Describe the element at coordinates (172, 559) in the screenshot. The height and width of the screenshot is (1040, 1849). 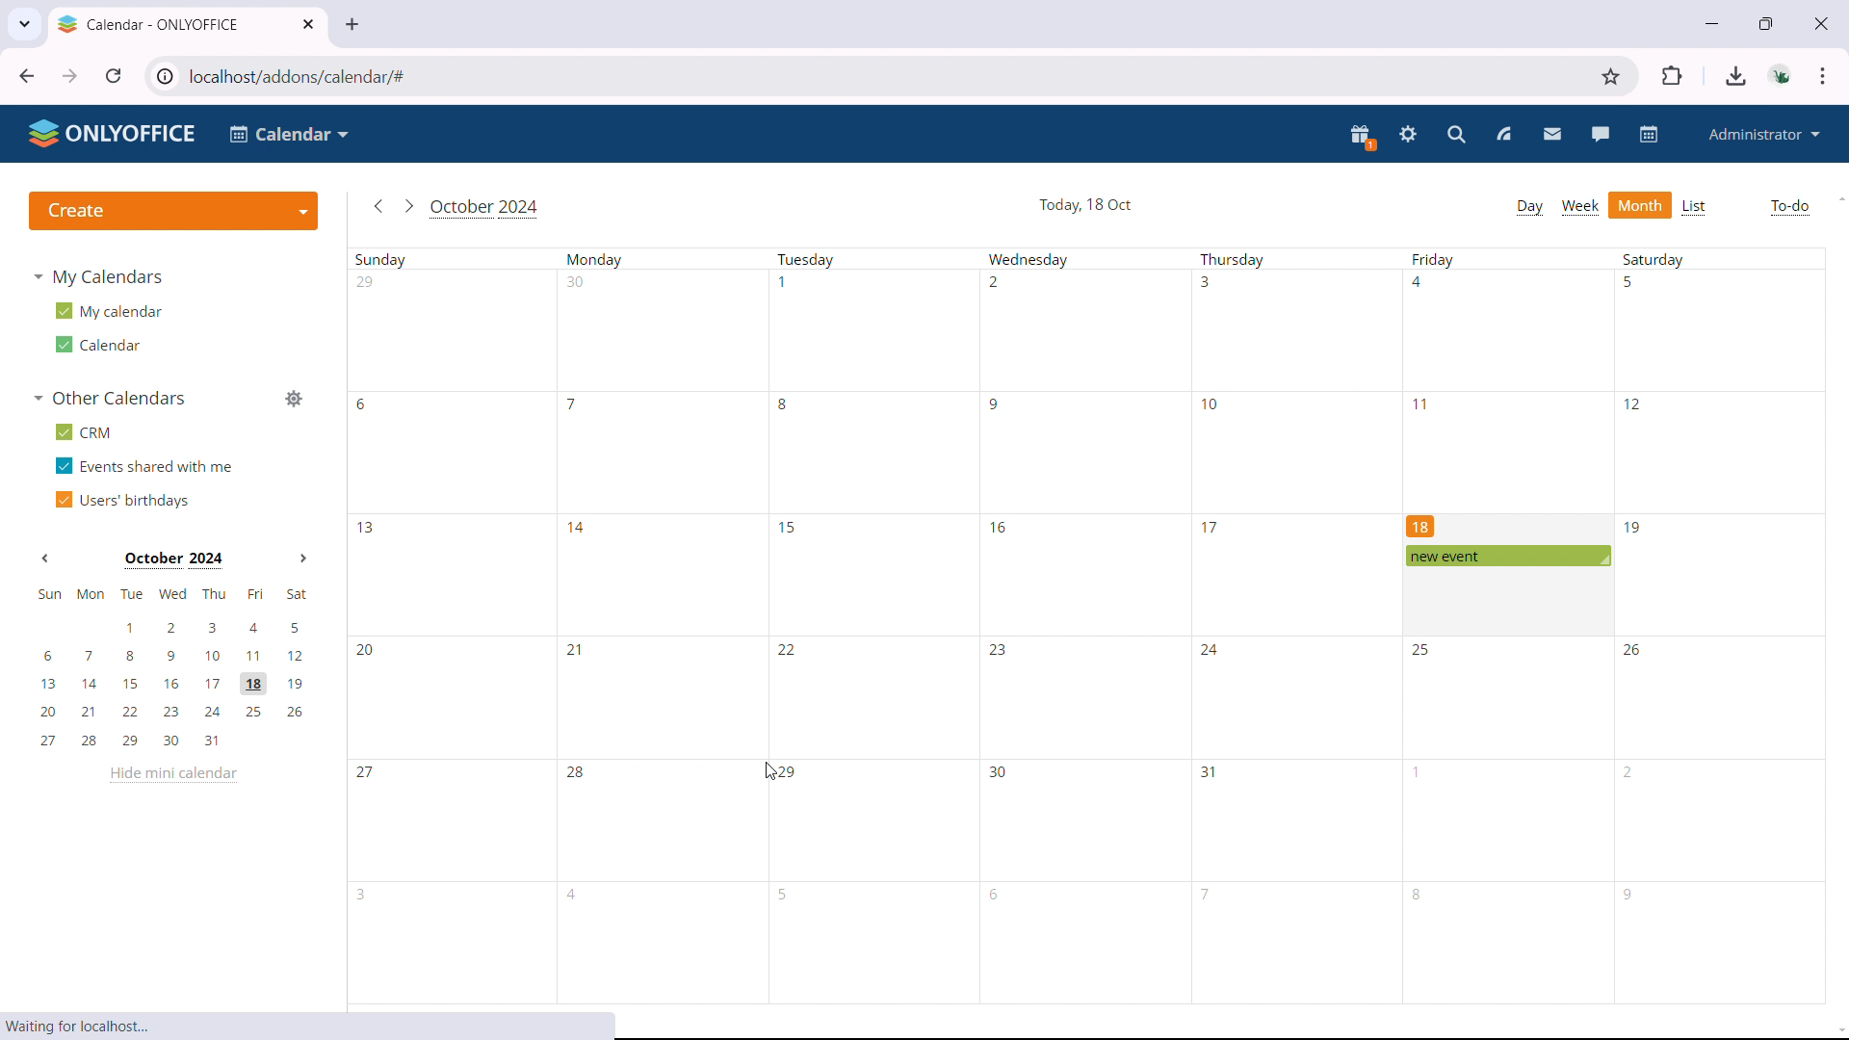
I see `October 2024` at that location.